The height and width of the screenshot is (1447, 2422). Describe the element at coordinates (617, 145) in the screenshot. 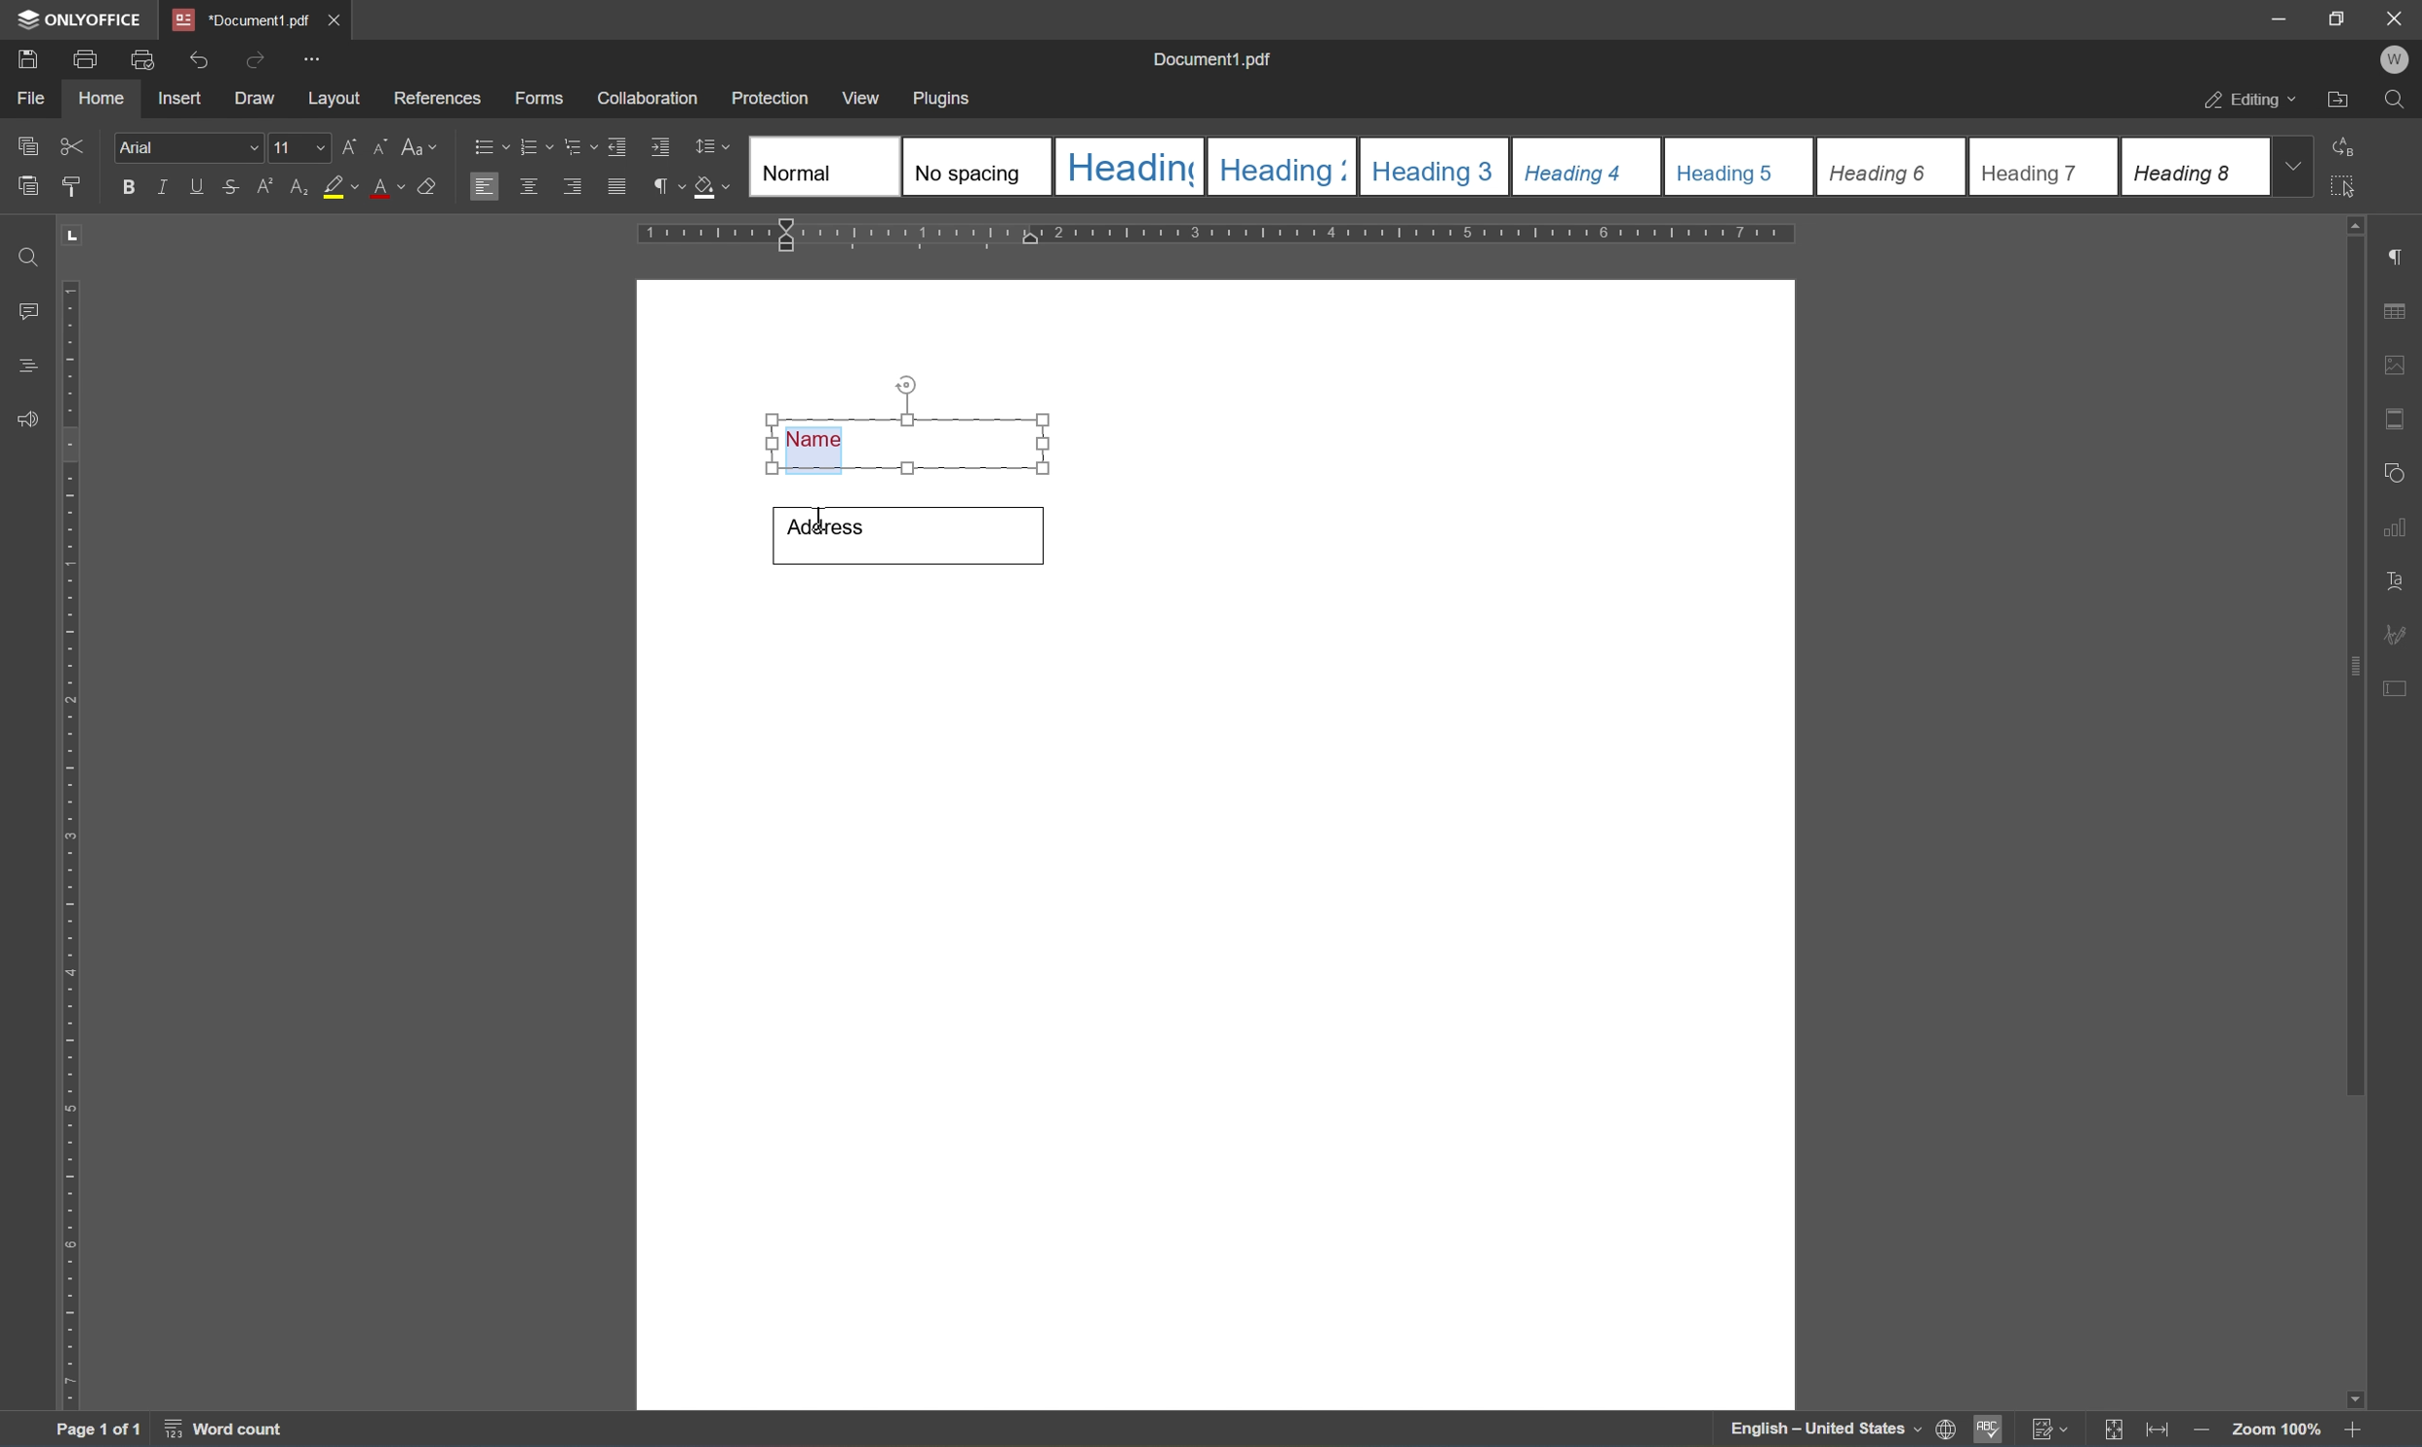

I see `decrease indent` at that location.